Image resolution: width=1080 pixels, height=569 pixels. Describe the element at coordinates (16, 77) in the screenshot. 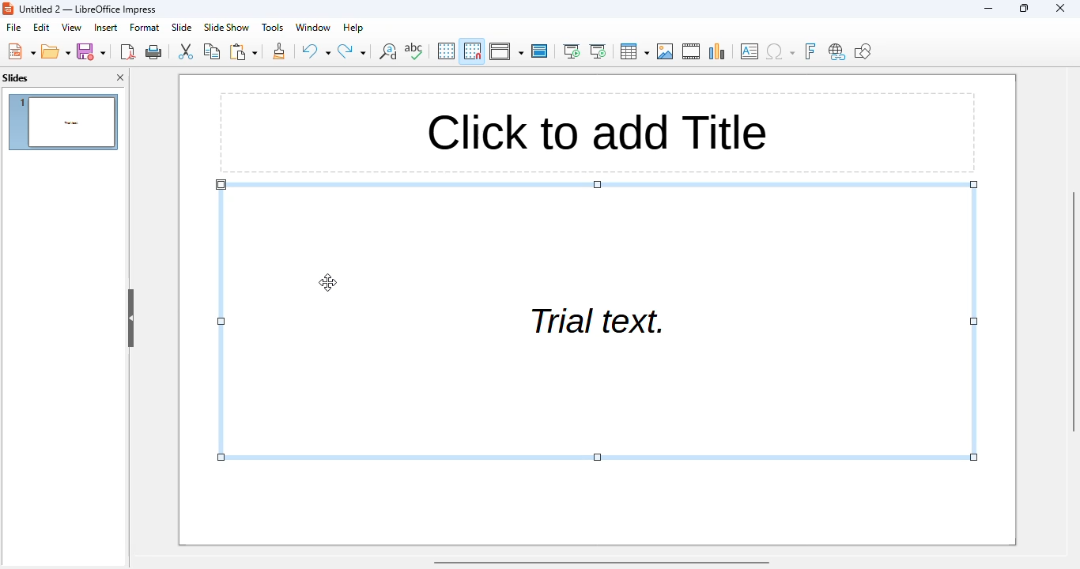

I see `slides` at that location.